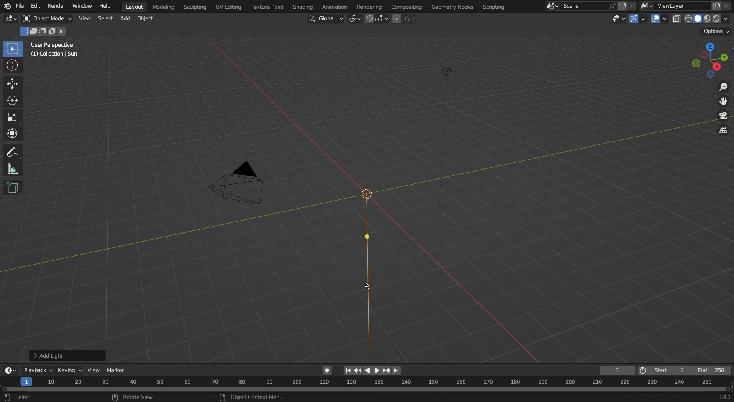 The width and height of the screenshot is (734, 402). Describe the element at coordinates (13, 84) in the screenshot. I see `Move` at that location.